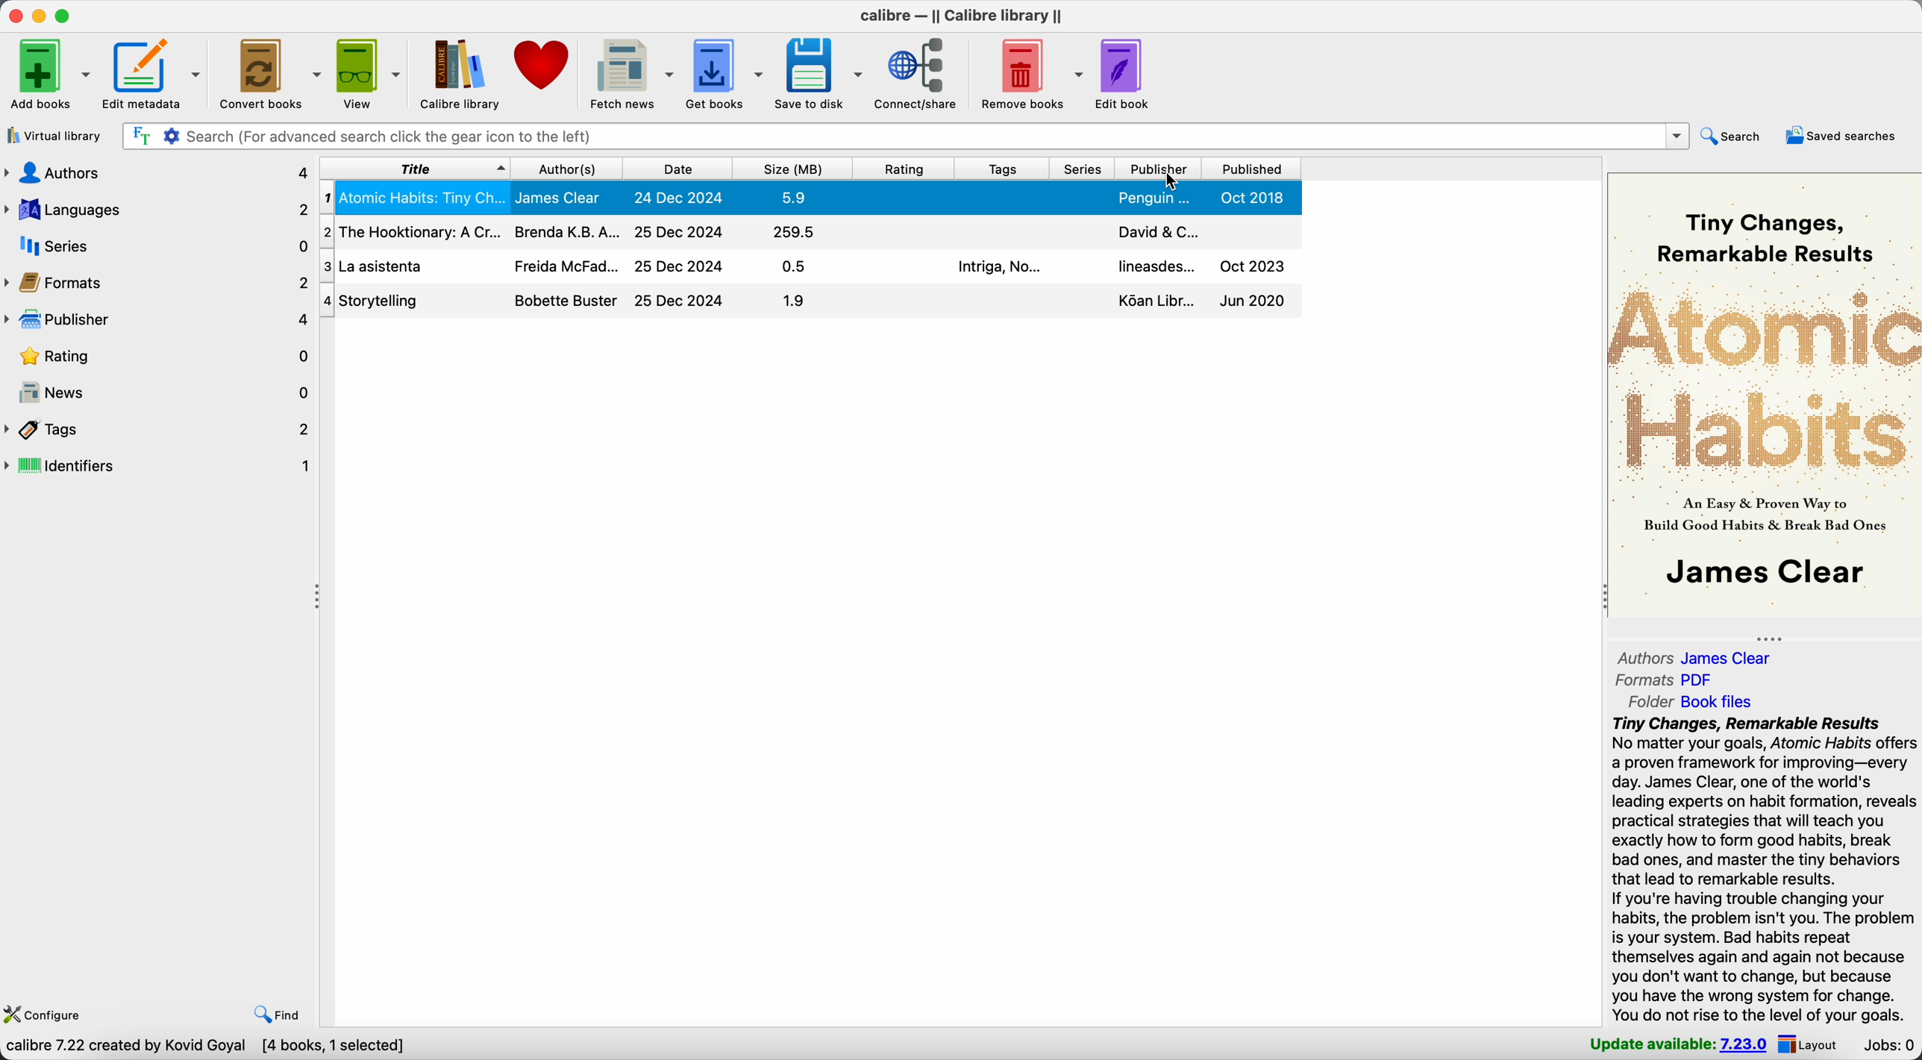 The height and width of the screenshot is (1060, 1922). What do you see at coordinates (819, 72) in the screenshot?
I see `save to disk` at bounding box center [819, 72].